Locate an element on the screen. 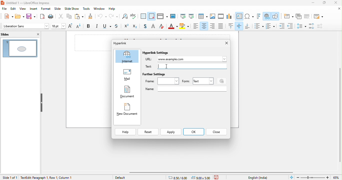 Image resolution: width=342 pixels, height=180 pixels. special character is located at coordinates (249, 16).